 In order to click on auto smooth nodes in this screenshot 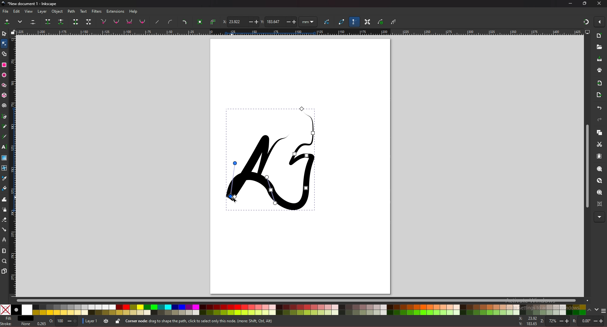, I will do `click(142, 22)`.